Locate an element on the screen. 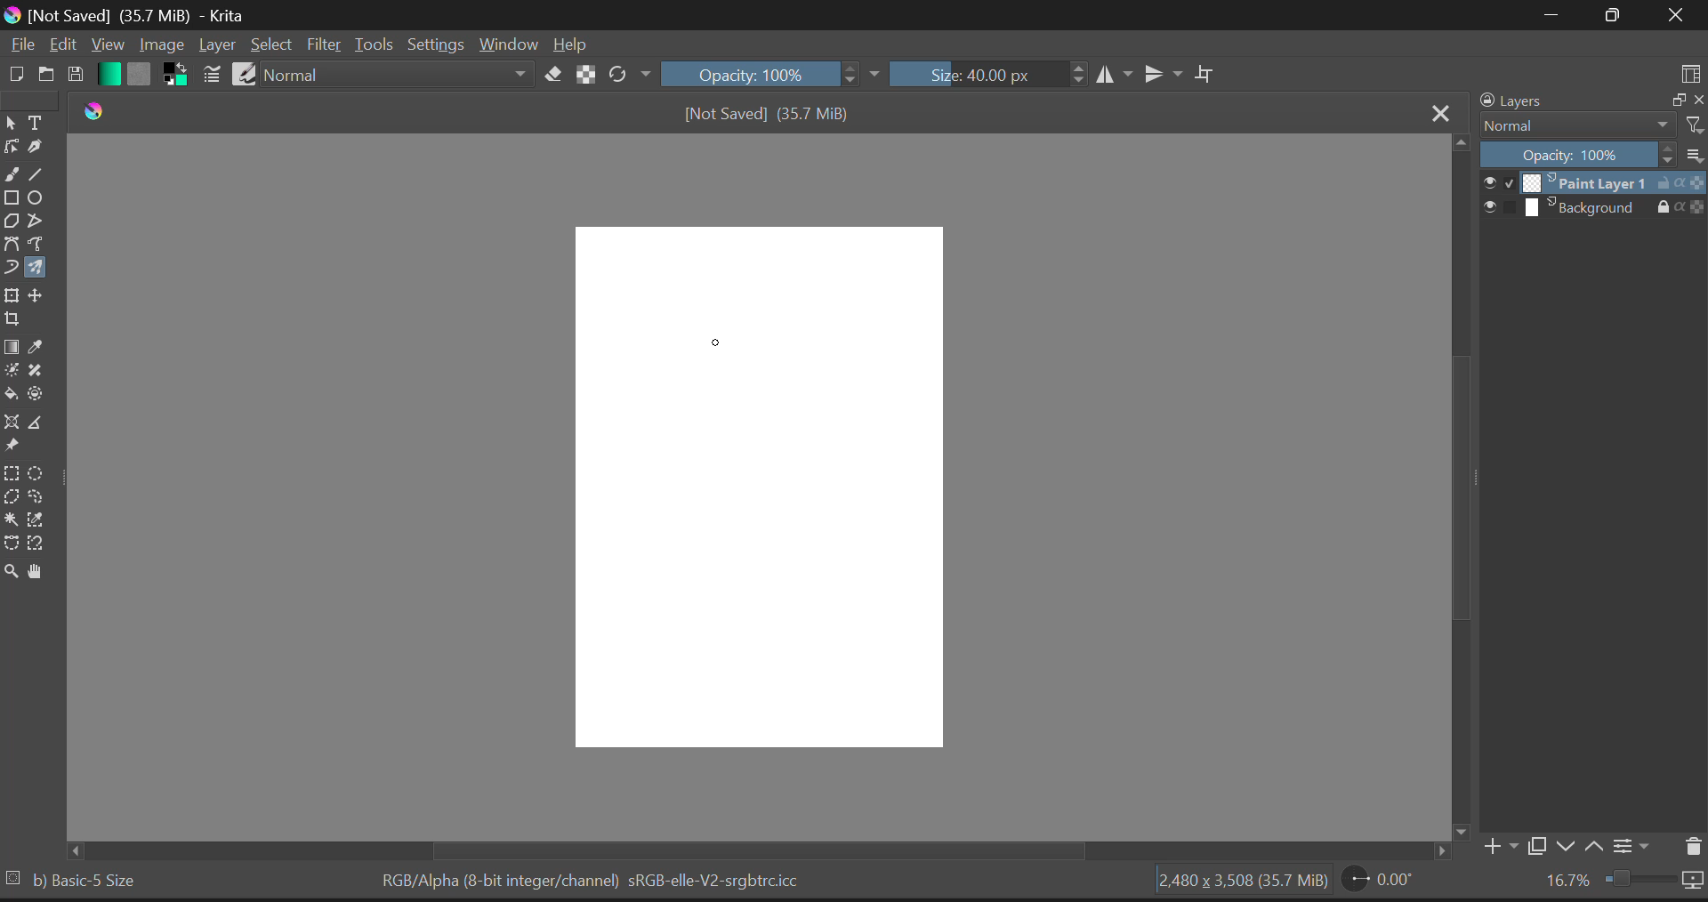 The width and height of the screenshot is (1708, 902). Assistant Tool is located at coordinates (11, 423).